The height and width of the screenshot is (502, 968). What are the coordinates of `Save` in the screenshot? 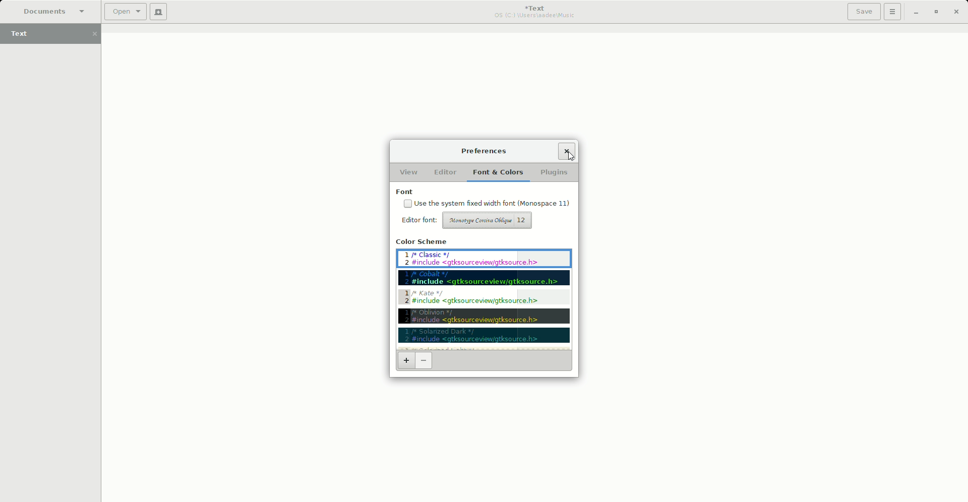 It's located at (864, 12).